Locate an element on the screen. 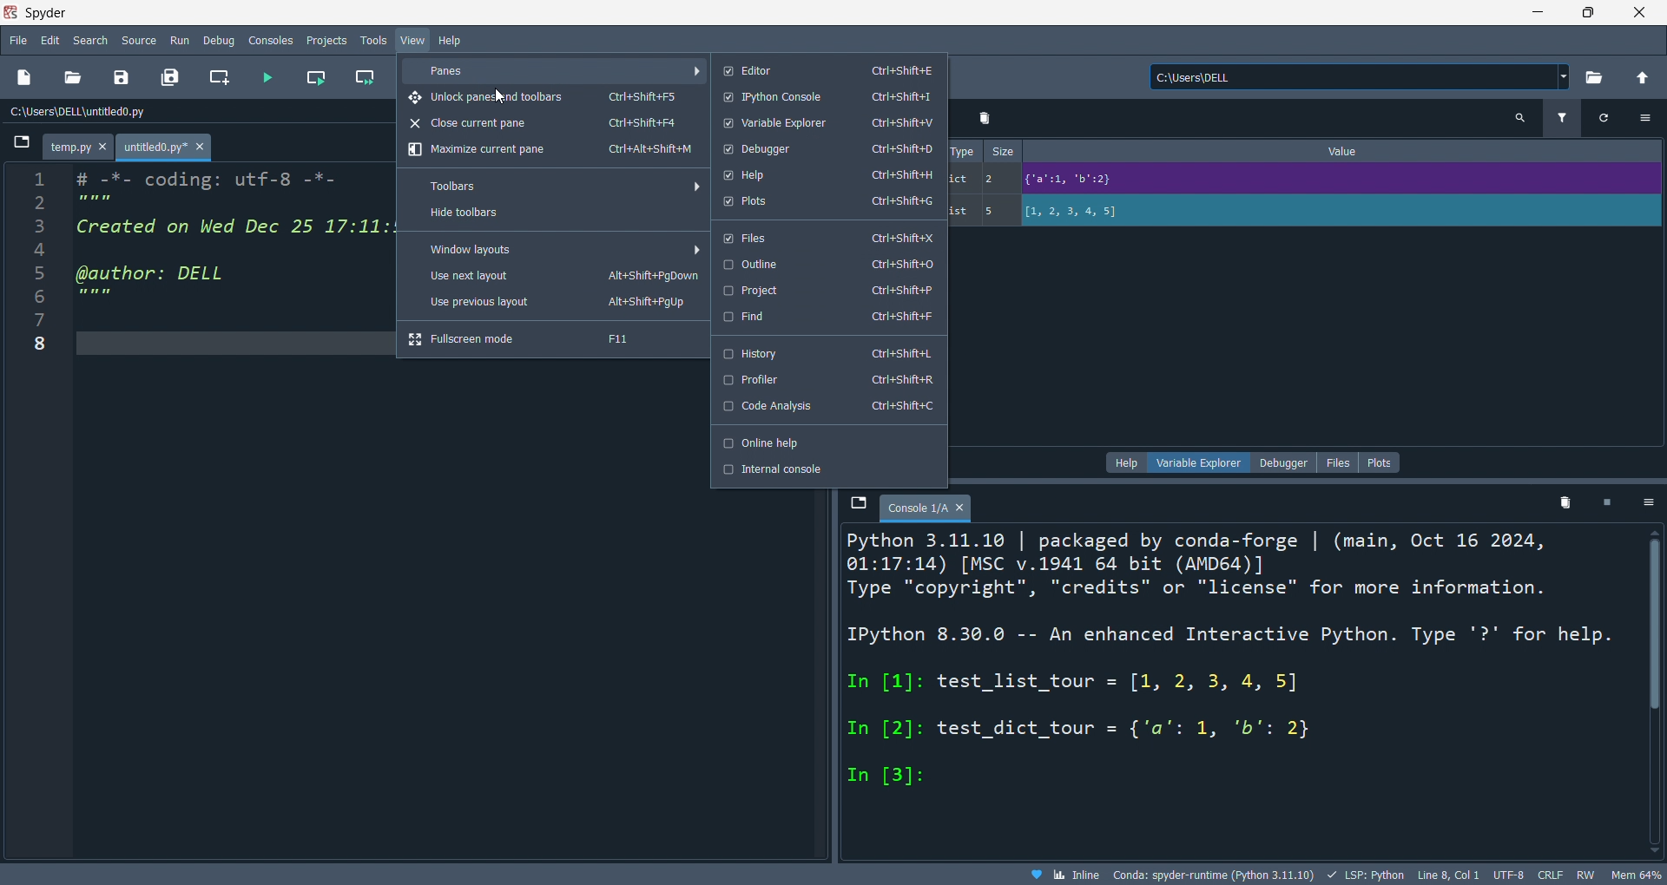  edit is located at coordinates (50, 40).